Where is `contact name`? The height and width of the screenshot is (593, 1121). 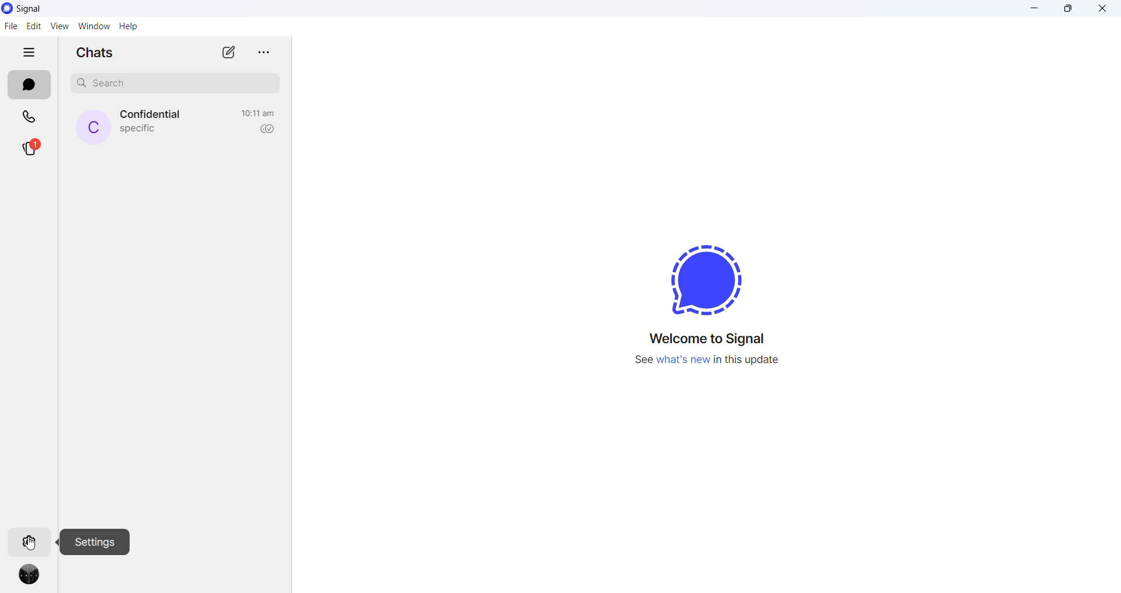
contact name is located at coordinates (153, 115).